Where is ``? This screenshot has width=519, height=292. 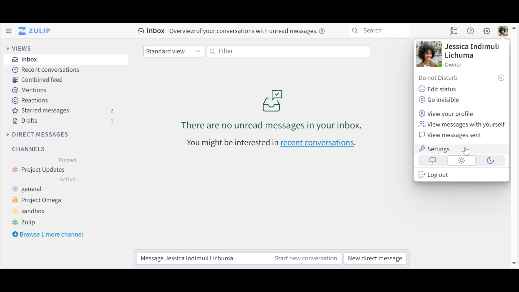  is located at coordinates (375, 259).